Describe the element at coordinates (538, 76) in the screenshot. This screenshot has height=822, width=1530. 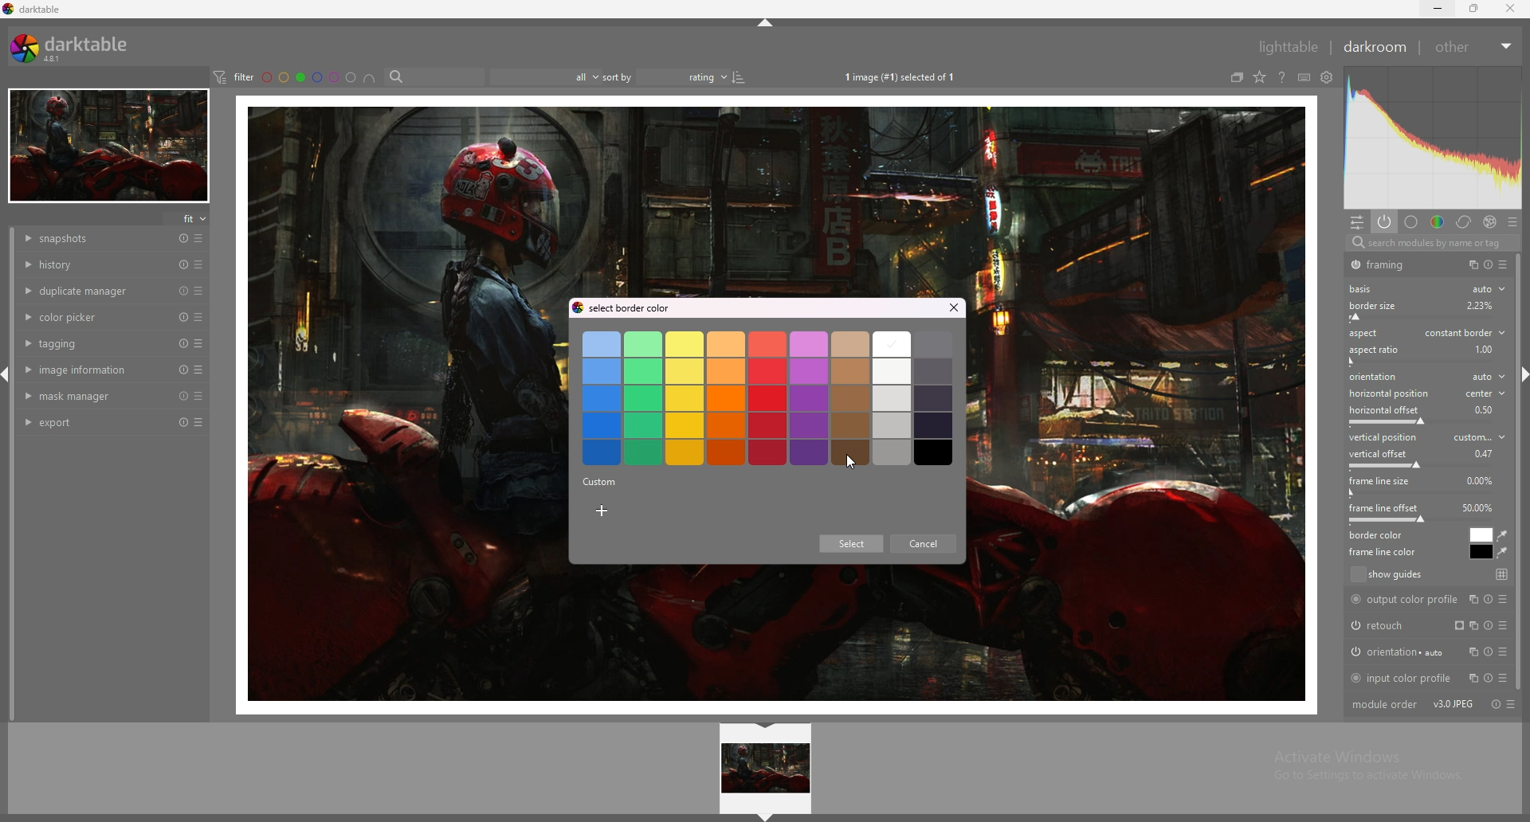
I see `filter by images rating` at that location.